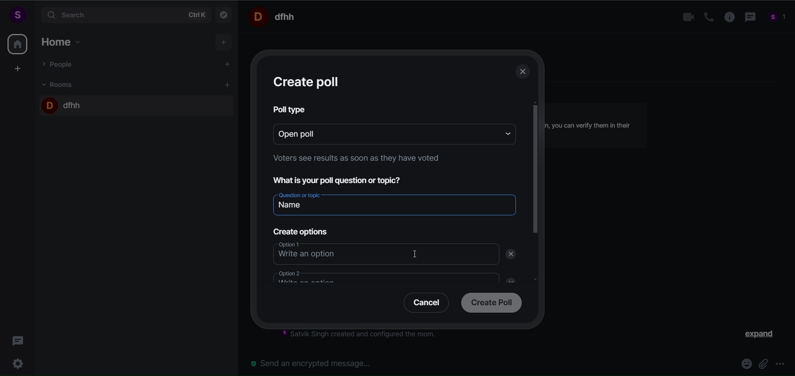  Describe the element at coordinates (18, 68) in the screenshot. I see `create space` at that location.